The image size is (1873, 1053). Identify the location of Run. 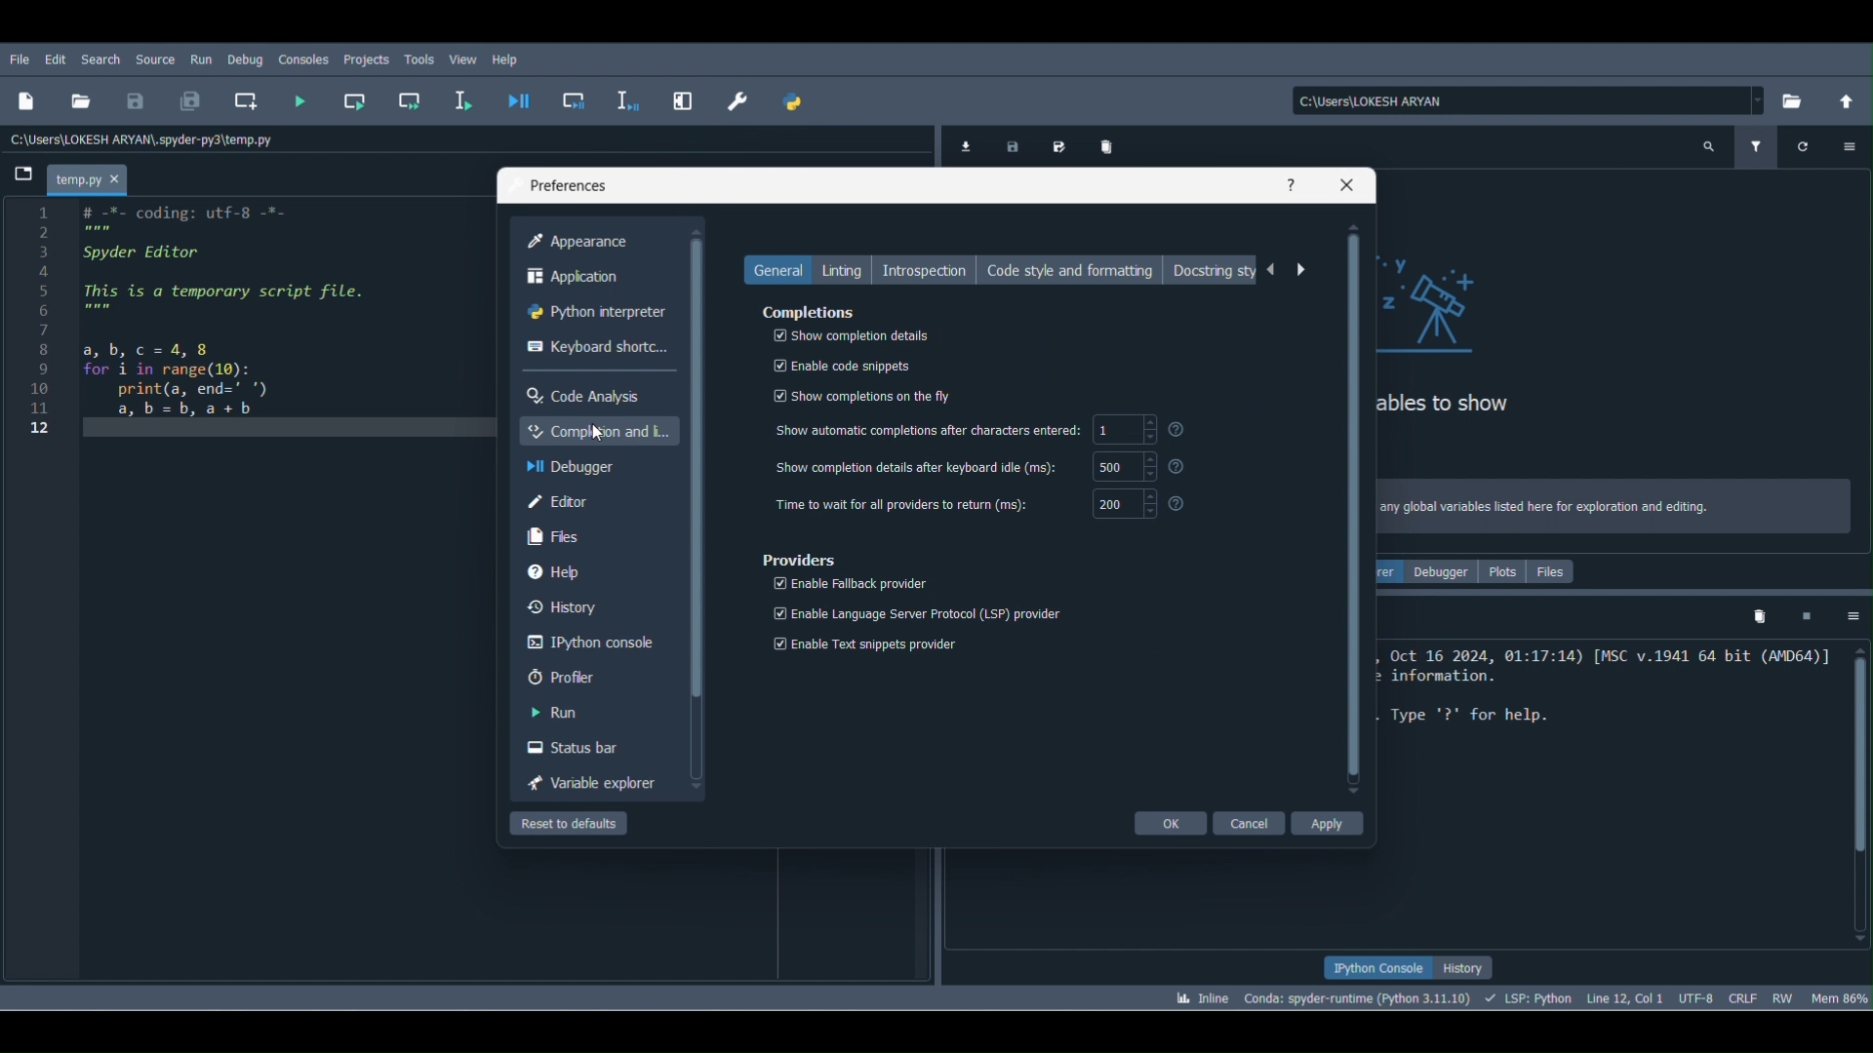
(204, 63).